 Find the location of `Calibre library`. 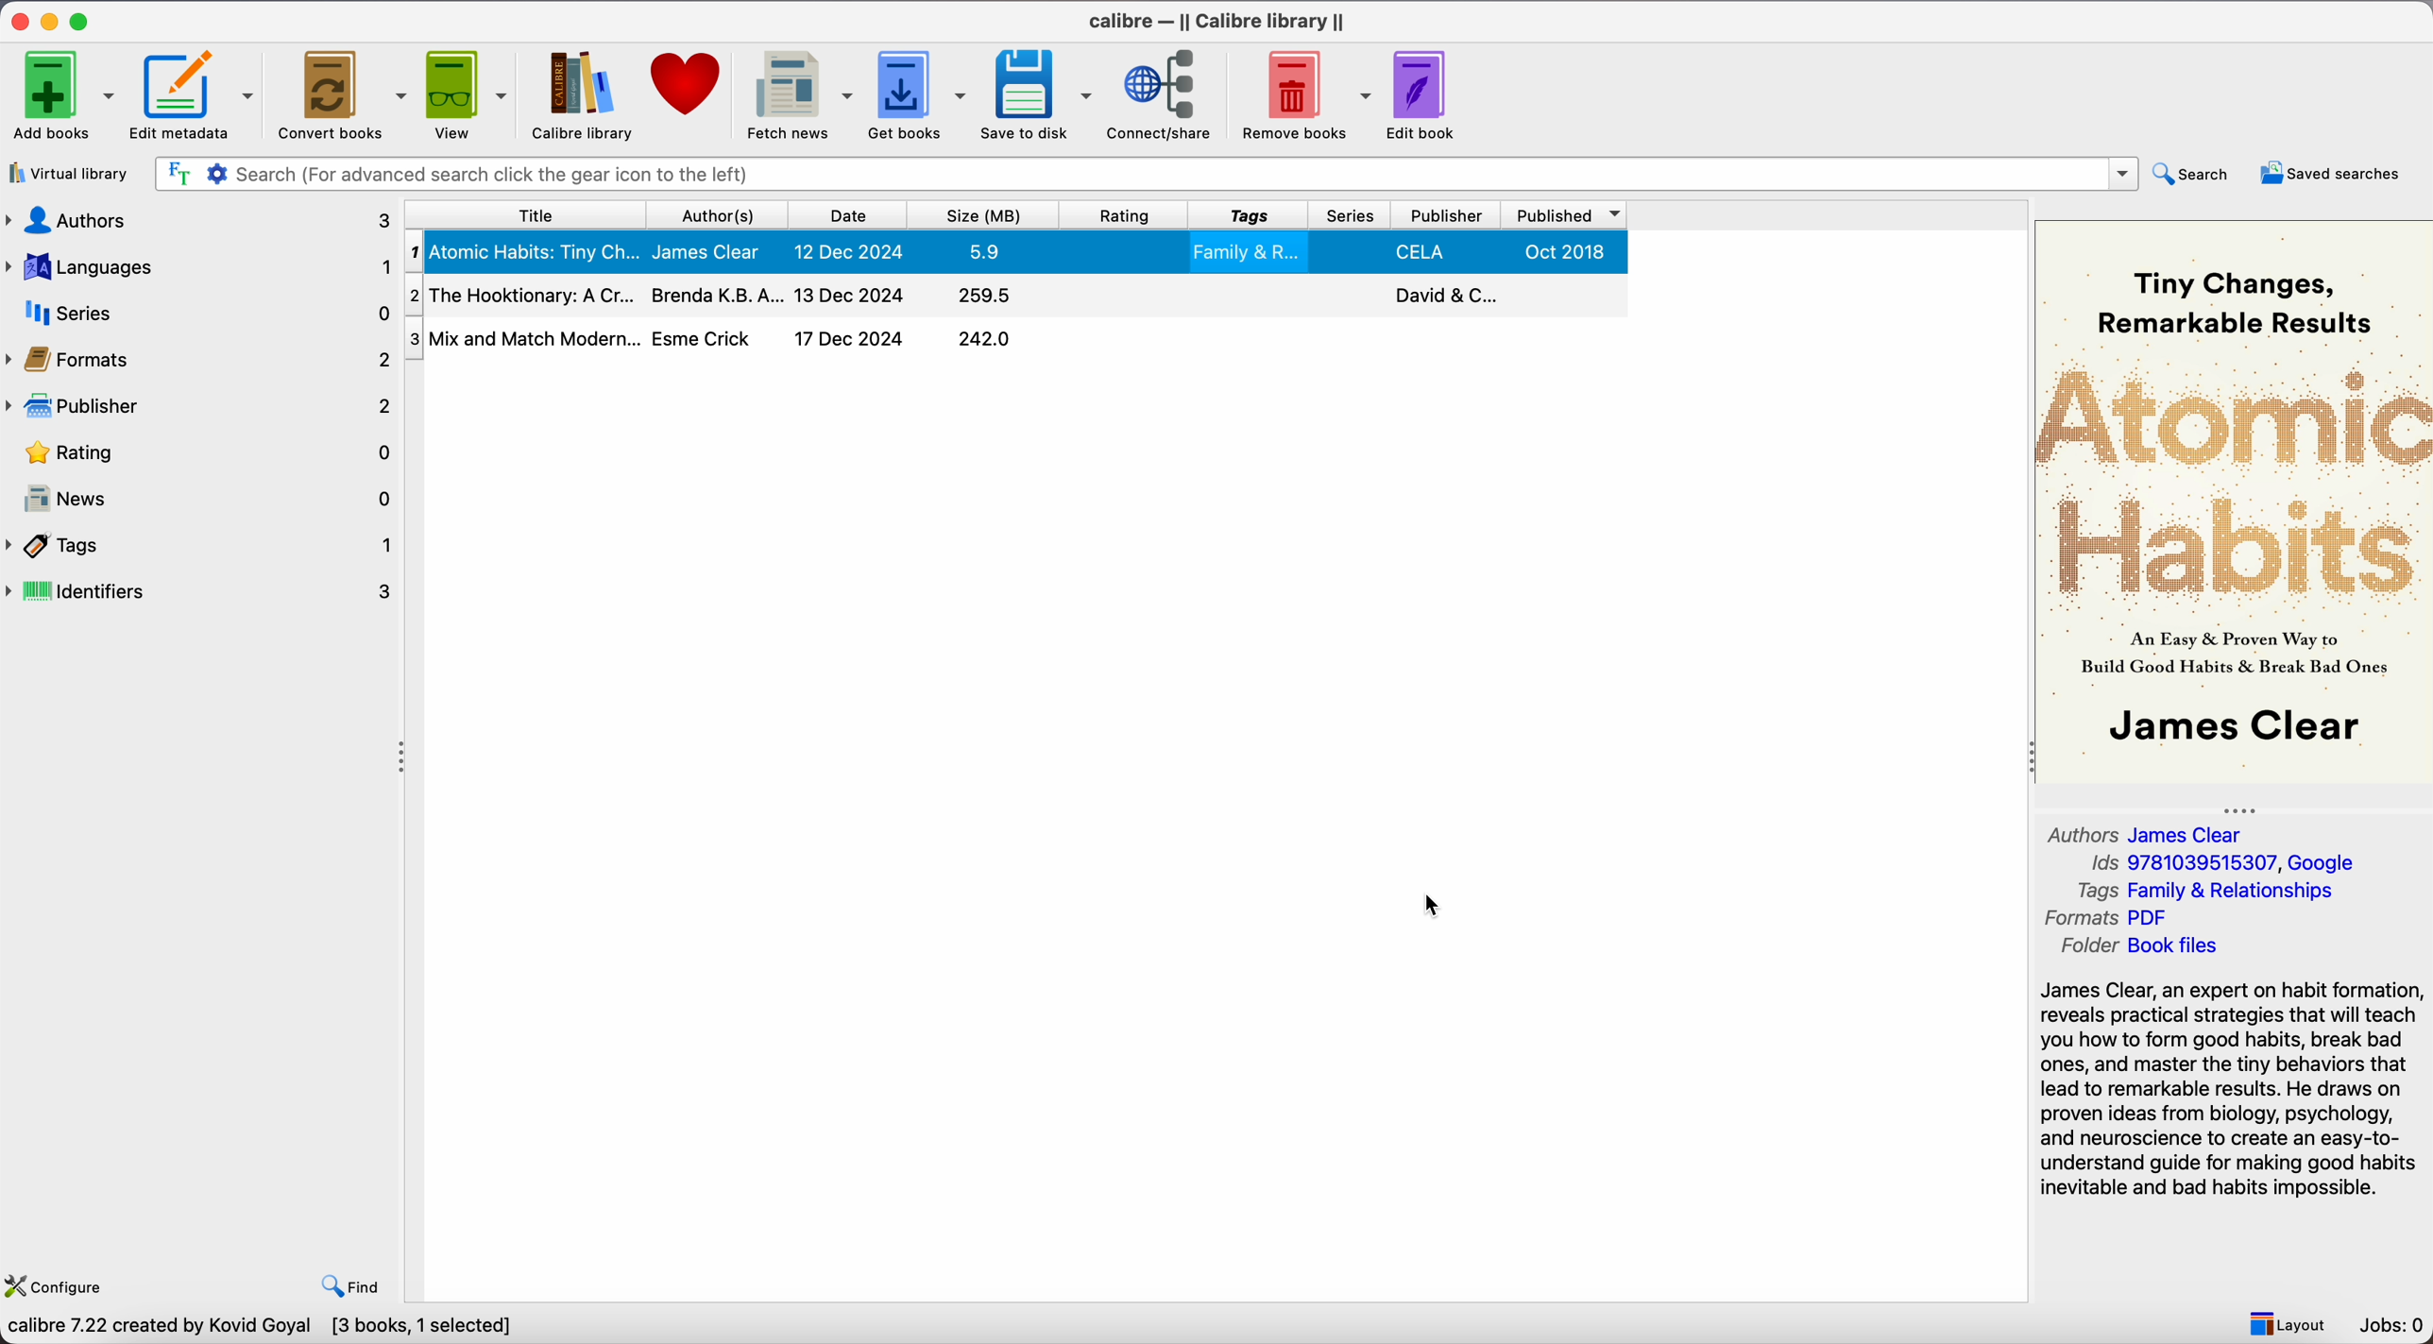

Calibre library is located at coordinates (579, 94).